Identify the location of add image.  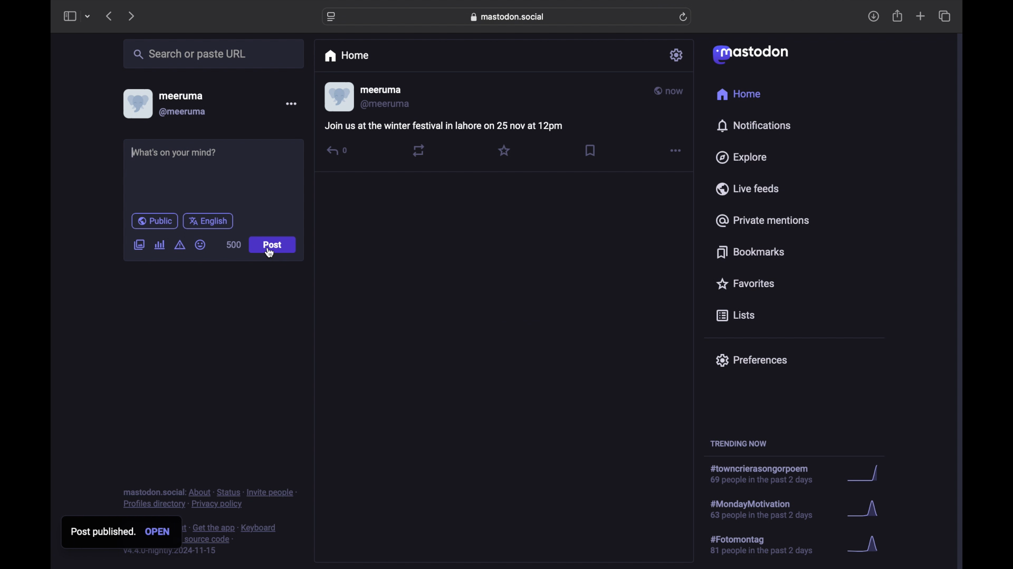
(139, 246).